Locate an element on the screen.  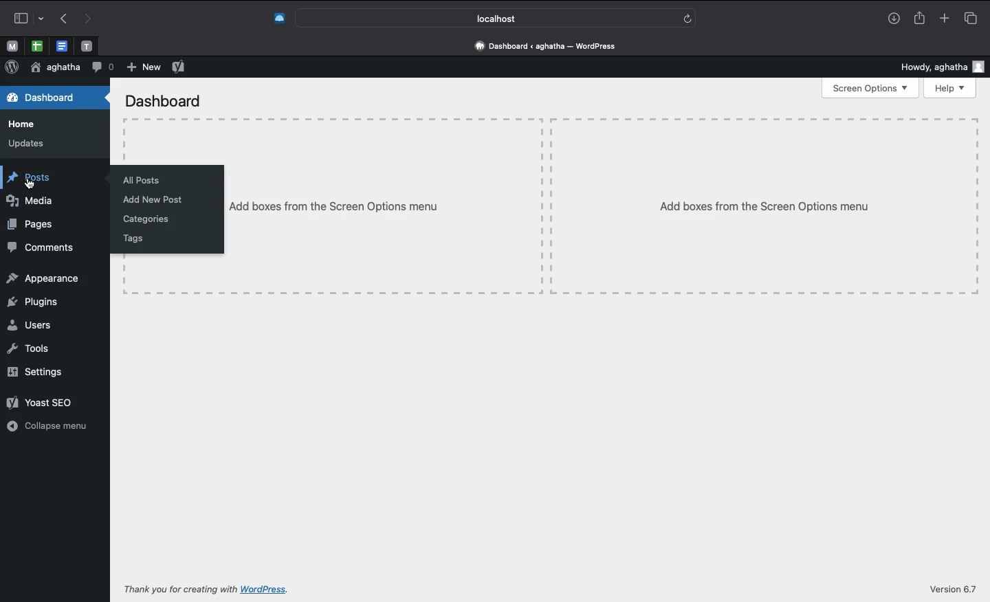
Previous page is located at coordinates (61, 20).